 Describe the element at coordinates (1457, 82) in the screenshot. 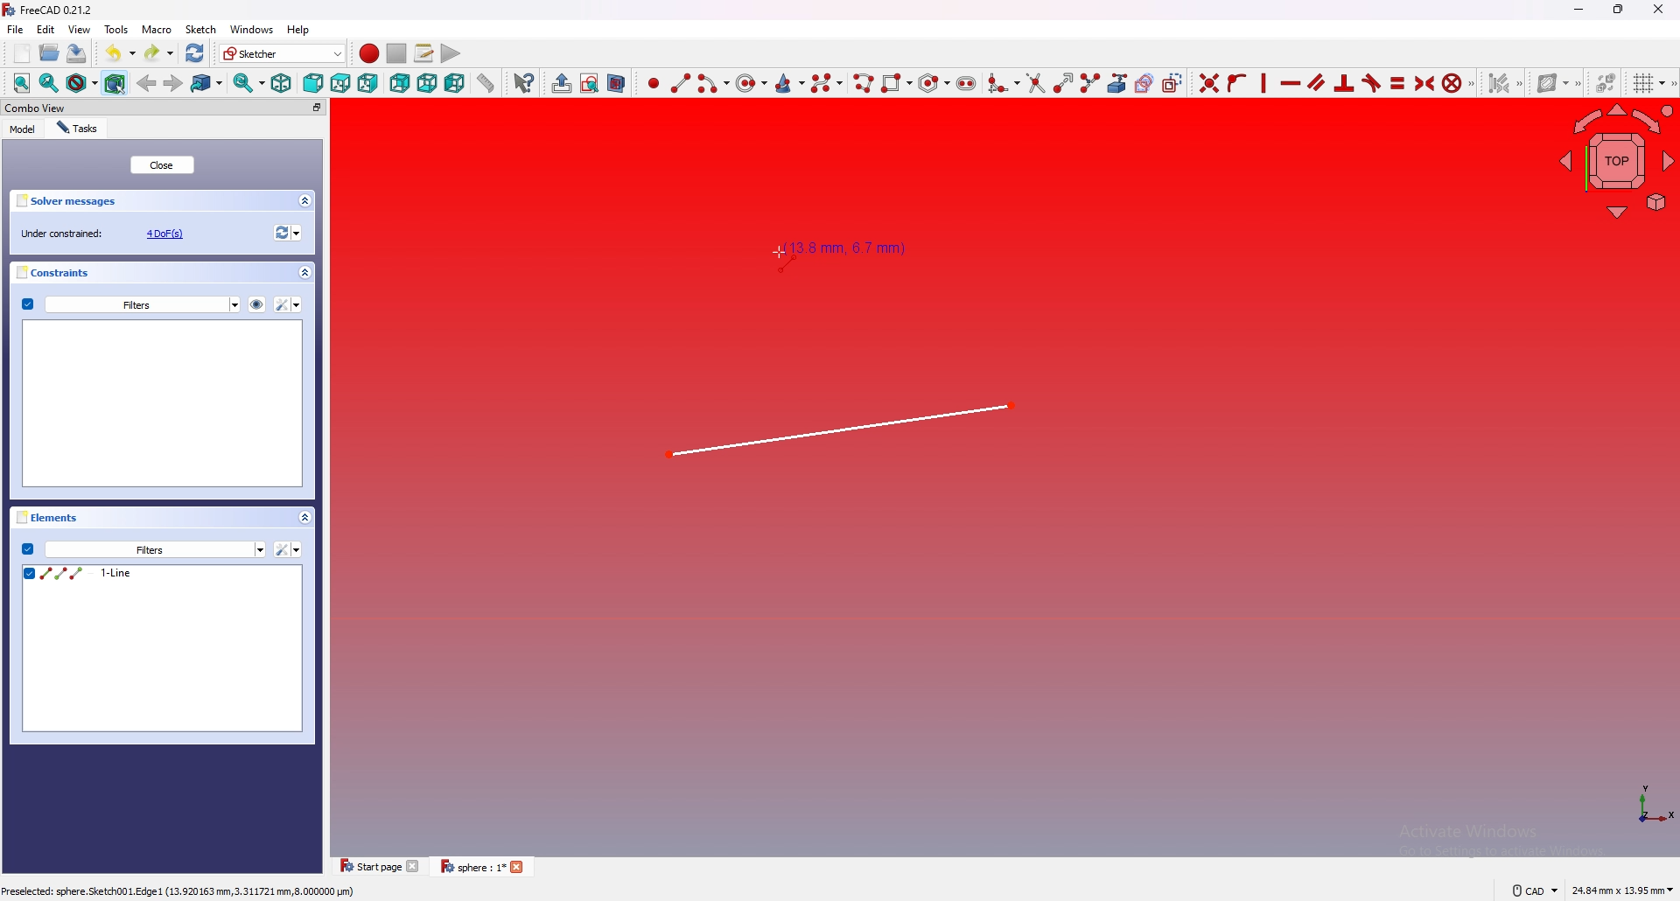

I see `Constrain block` at that location.